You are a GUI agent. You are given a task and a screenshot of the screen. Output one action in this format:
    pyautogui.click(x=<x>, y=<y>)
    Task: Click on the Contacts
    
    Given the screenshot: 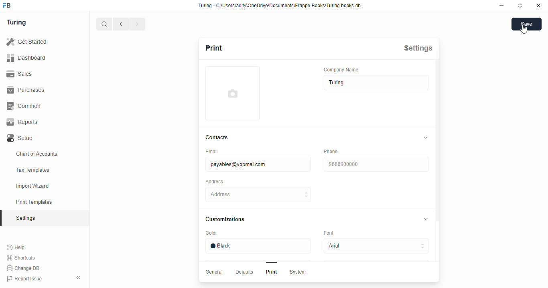 What is the action you would take?
    pyautogui.click(x=219, y=137)
    